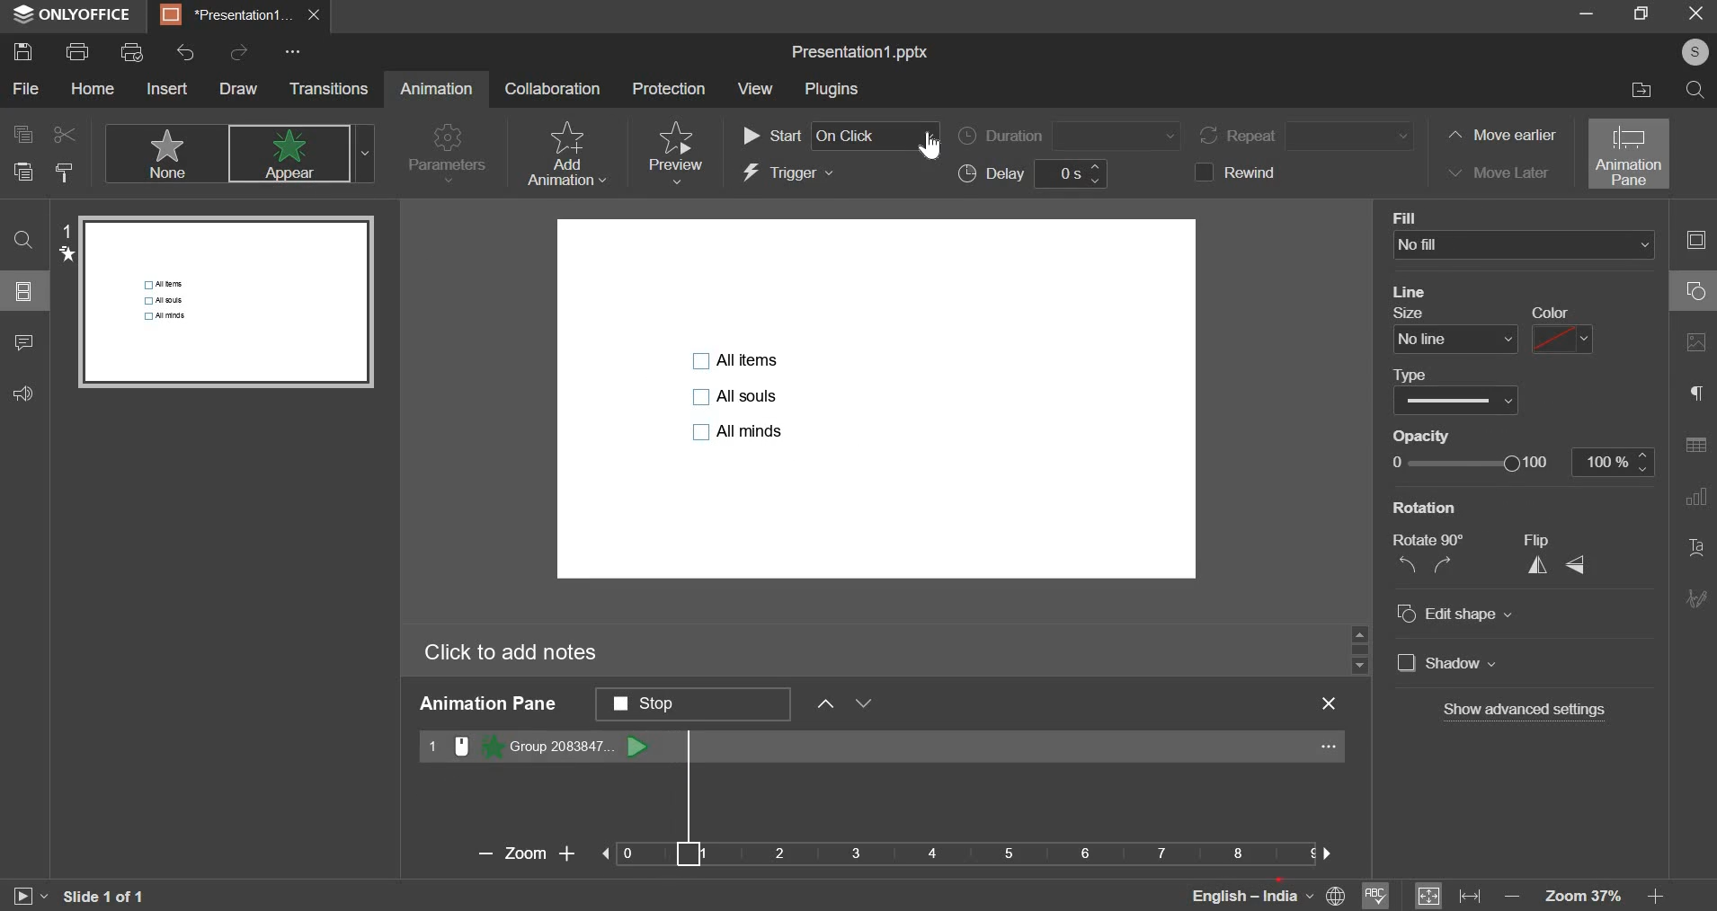  I want to click on preview, so click(674, 152).